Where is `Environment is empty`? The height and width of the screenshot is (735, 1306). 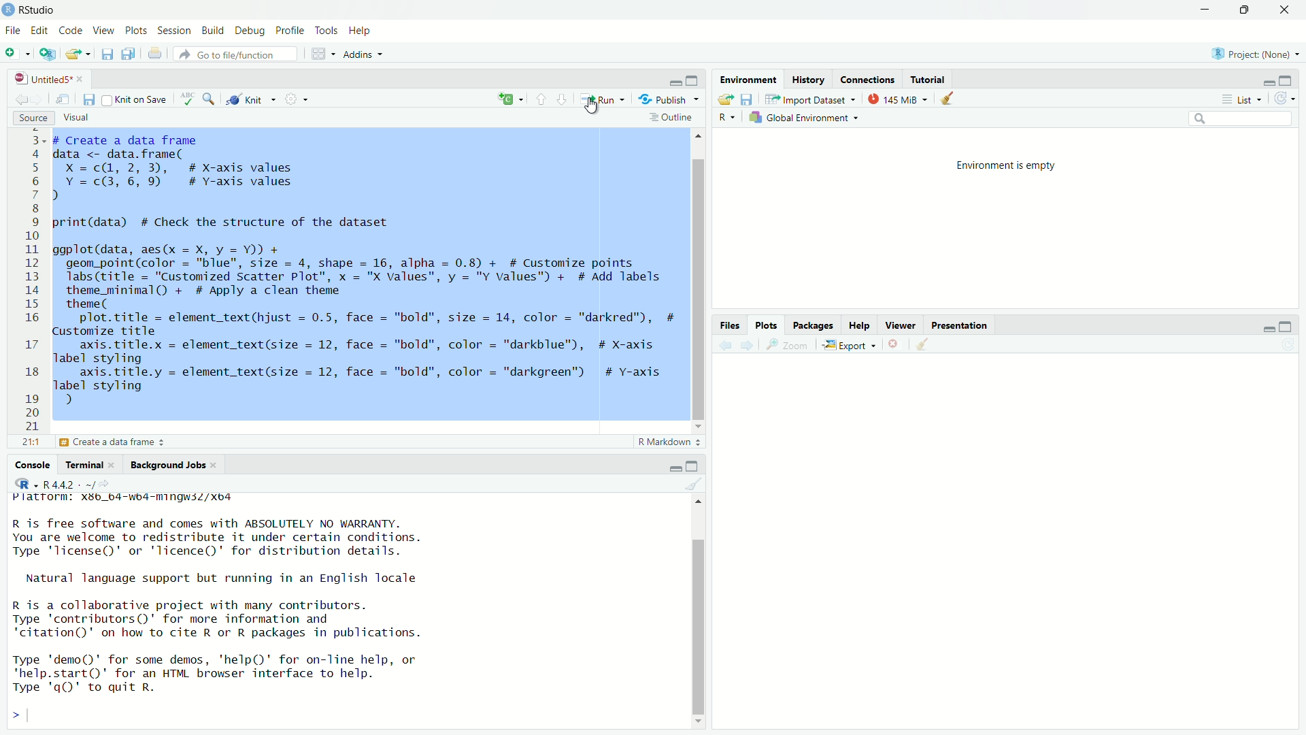 Environment is empty is located at coordinates (1007, 166).